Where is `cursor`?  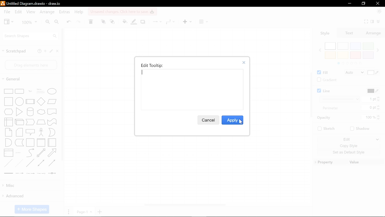
cursor is located at coordinates (241, 122).